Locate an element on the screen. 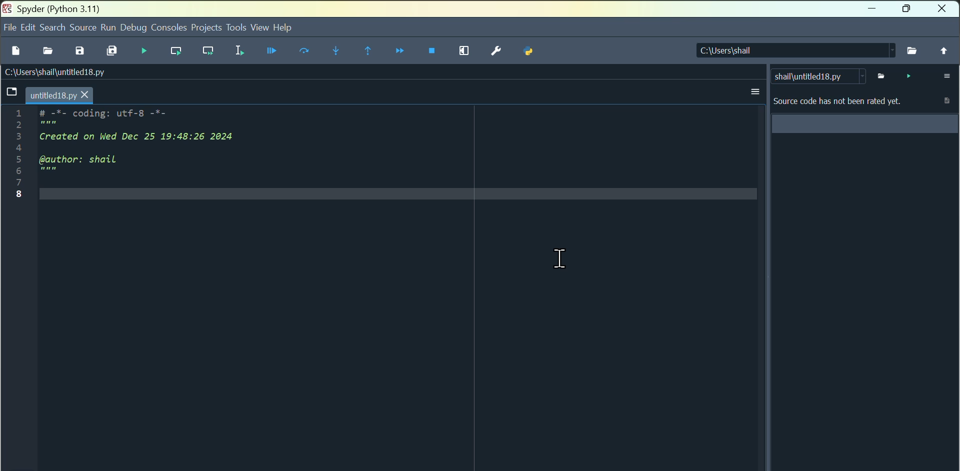  Tools is located at coordinates (236, 31).